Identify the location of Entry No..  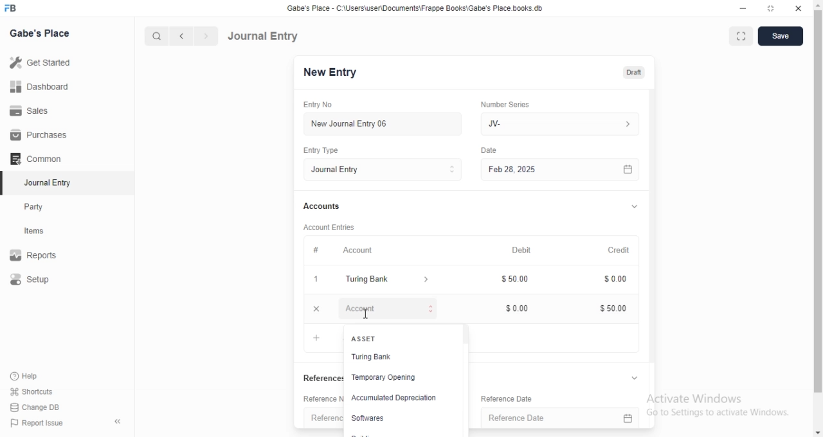
(327, 105).